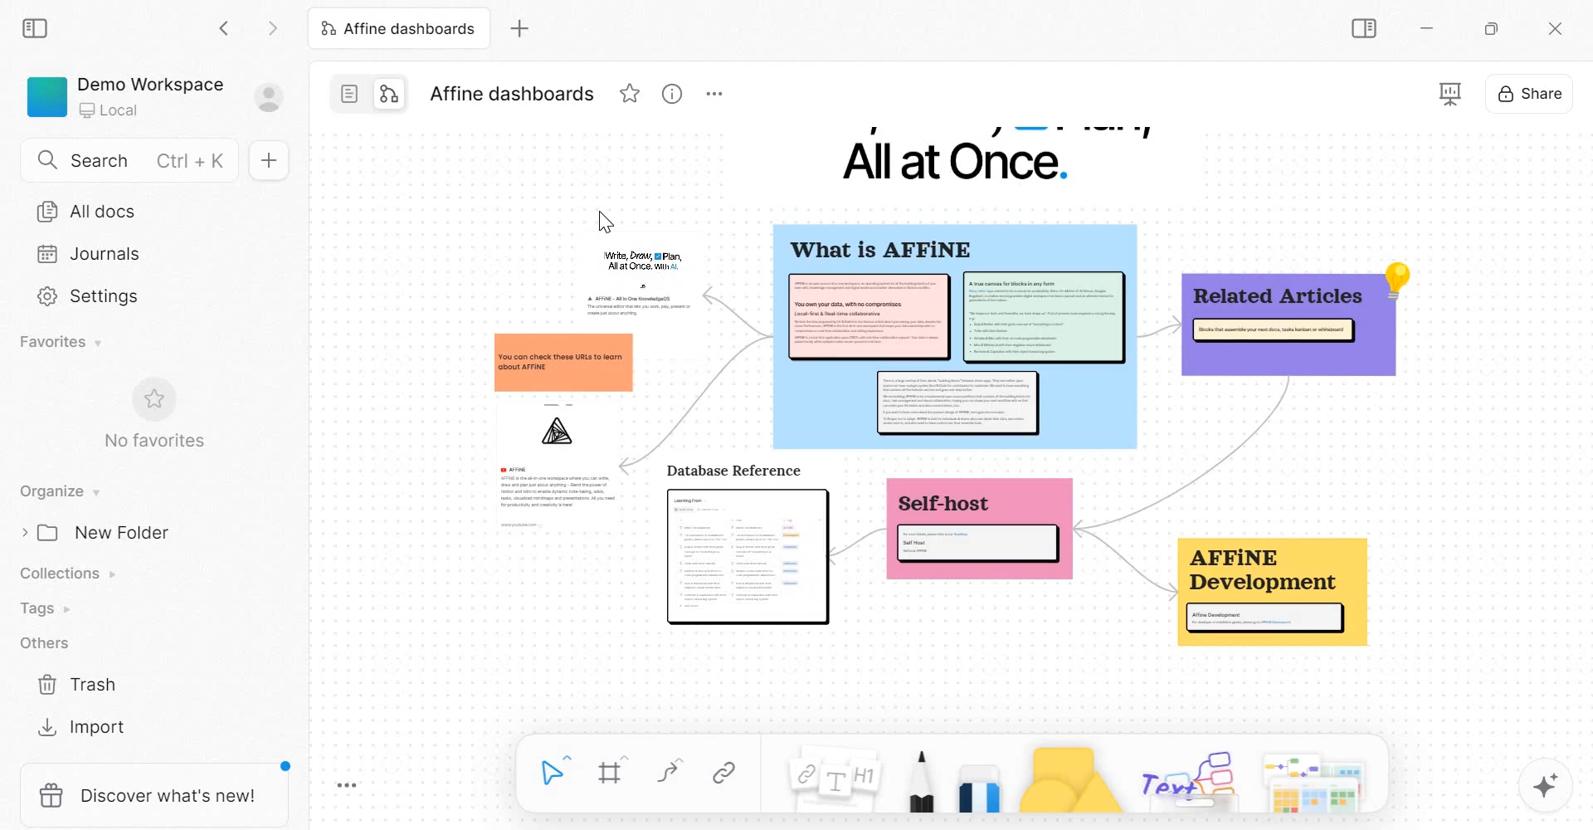 This screenshot has height=830, width=1593. What do you see at coordinates (668, 773) in the screenshot?
I see `curve` at bounding box center [668, 773].